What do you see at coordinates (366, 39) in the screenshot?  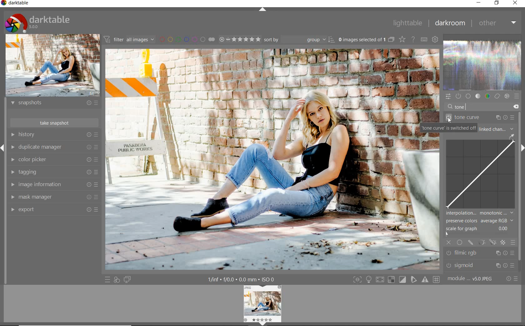 I see `expand grouped images` at bounding box center [366, 39].